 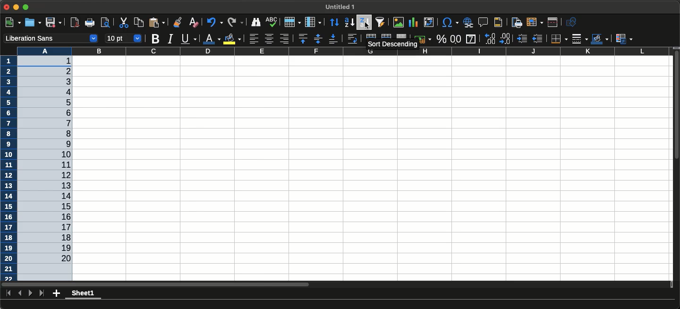 I want to click on Save, so click(x=54, y=22).